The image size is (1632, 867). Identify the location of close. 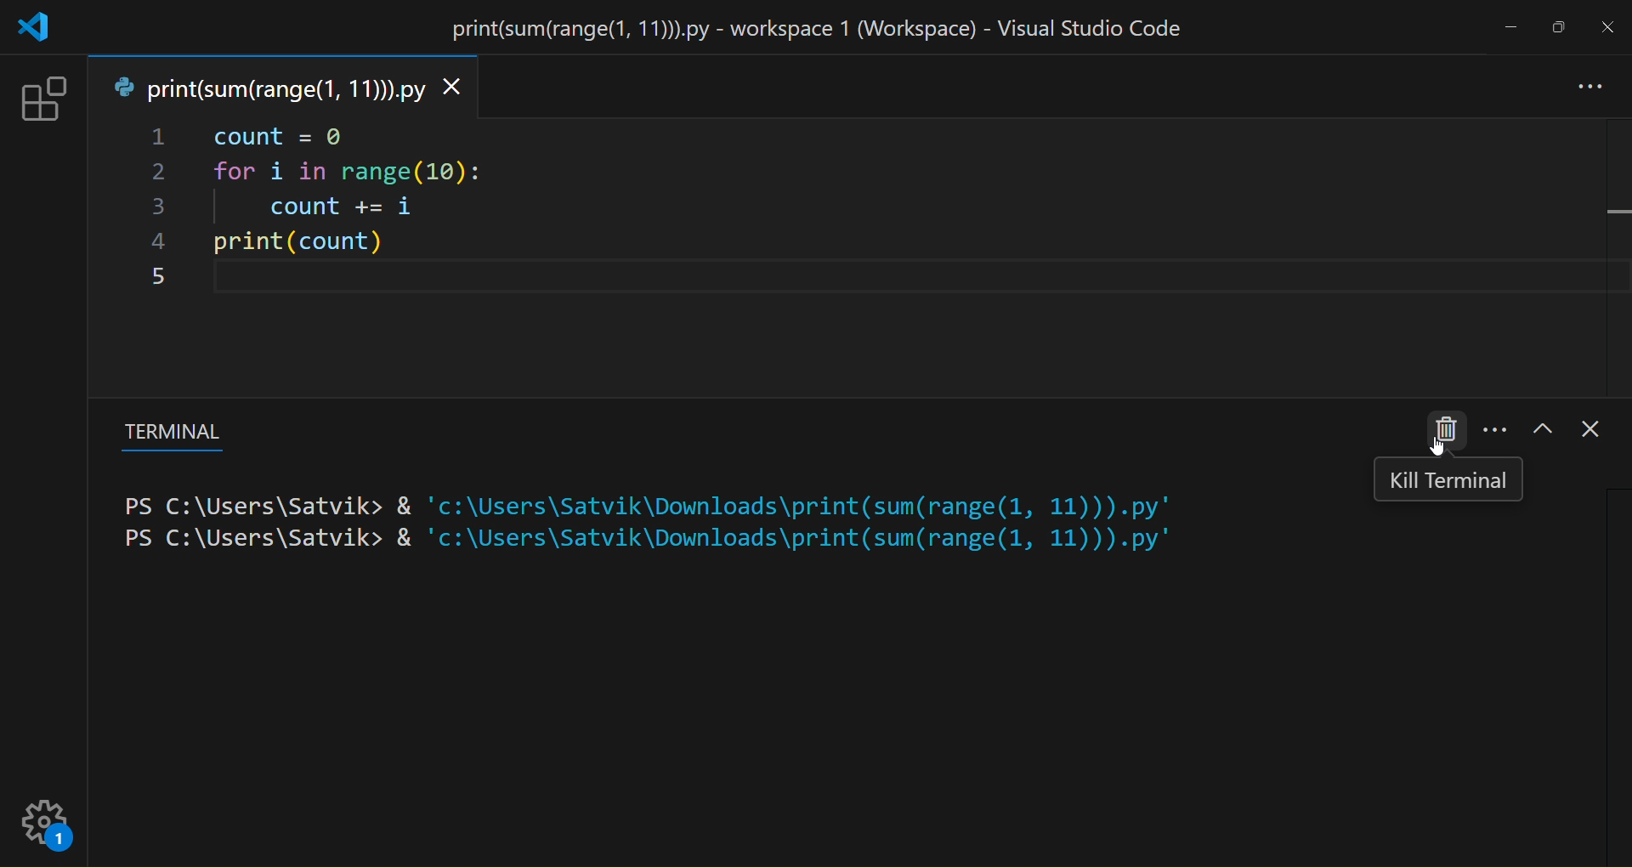
(1609, 27).